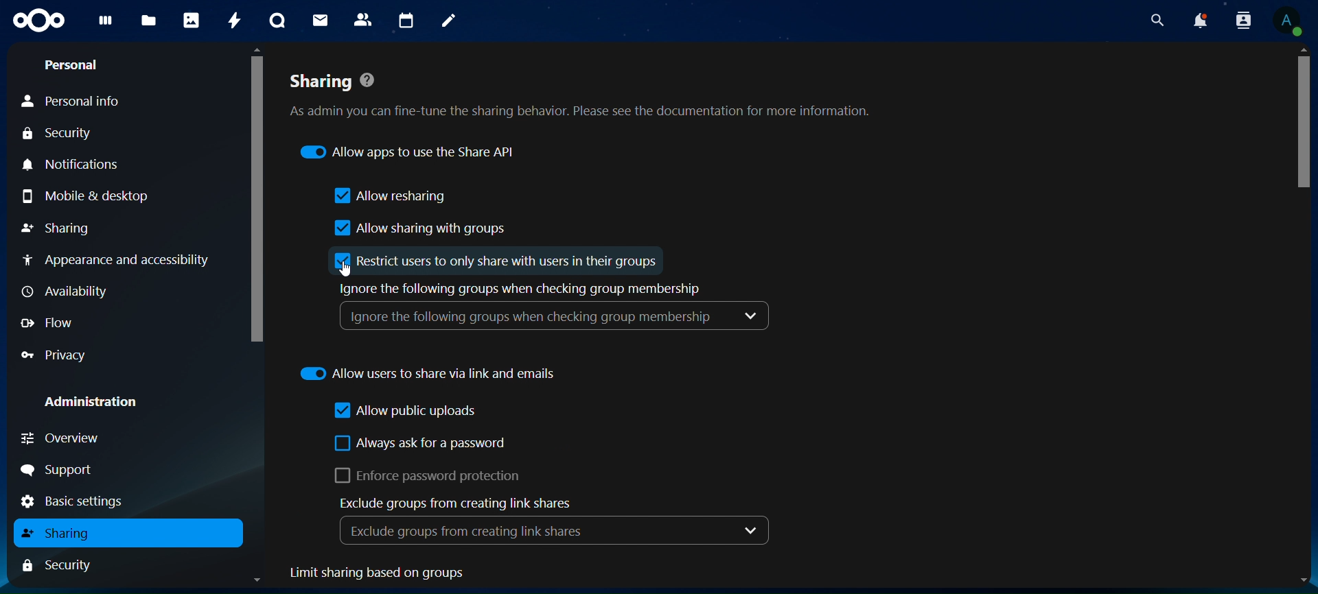 This screenshot has width=1318, height=594. Describe the element at coordinates (117, 257) in the screenshot. I see `appearance and accessibilty` at that location.